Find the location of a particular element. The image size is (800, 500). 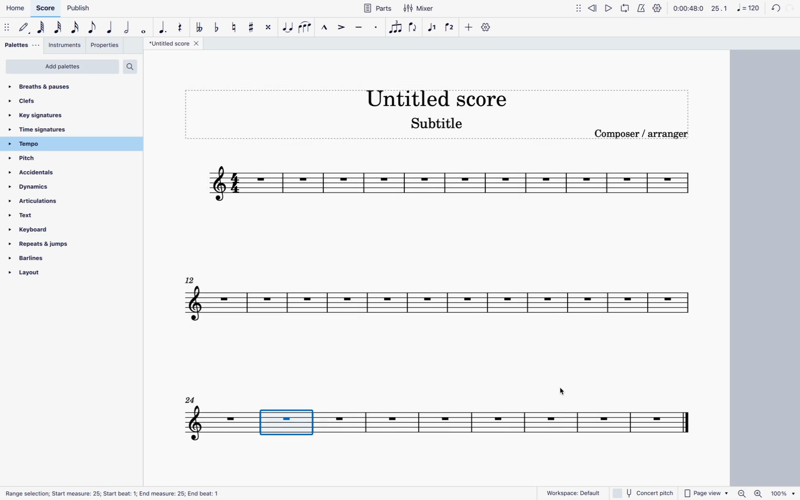

flip direction is located at coordinates (412, 27).